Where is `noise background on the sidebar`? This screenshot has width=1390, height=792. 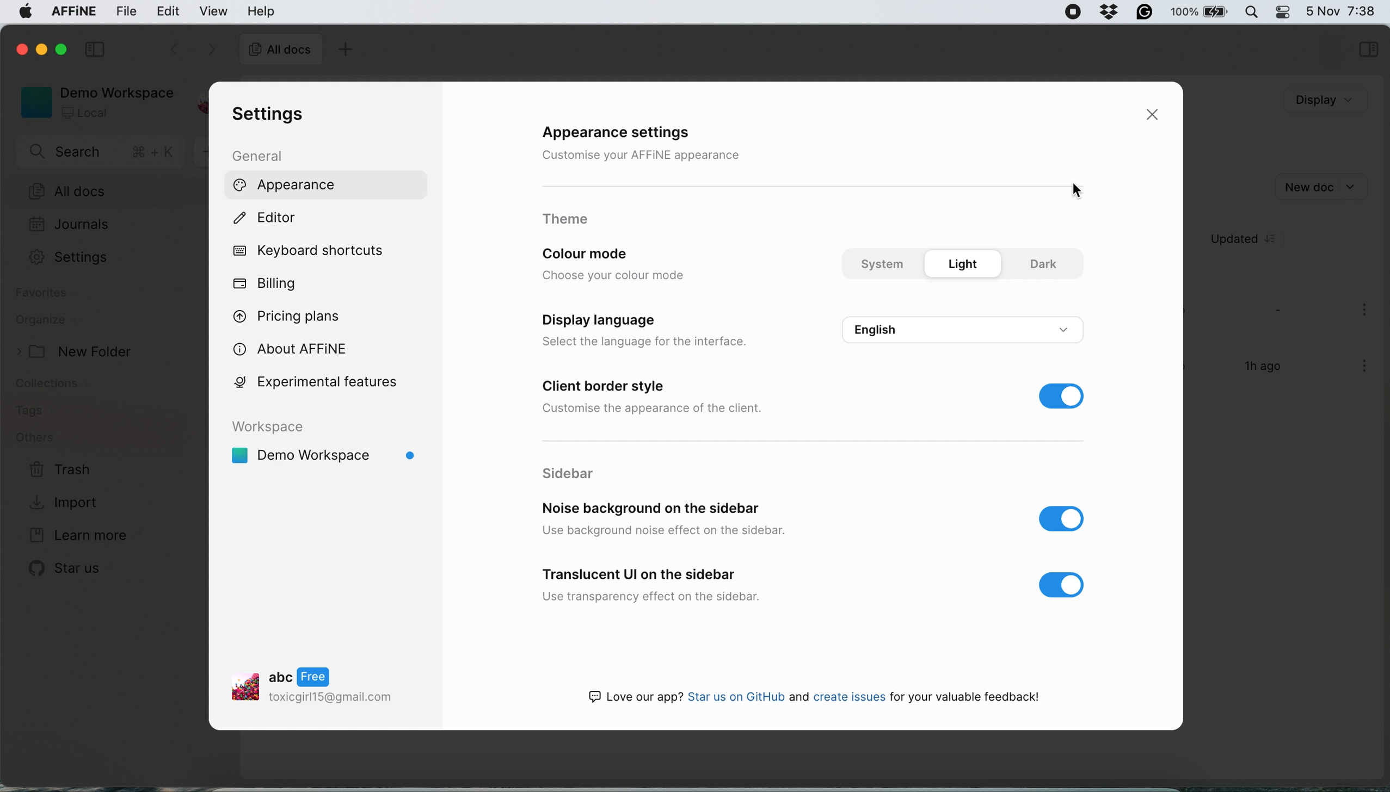
noise background on the sidebar is located at coordinates (656, 508).